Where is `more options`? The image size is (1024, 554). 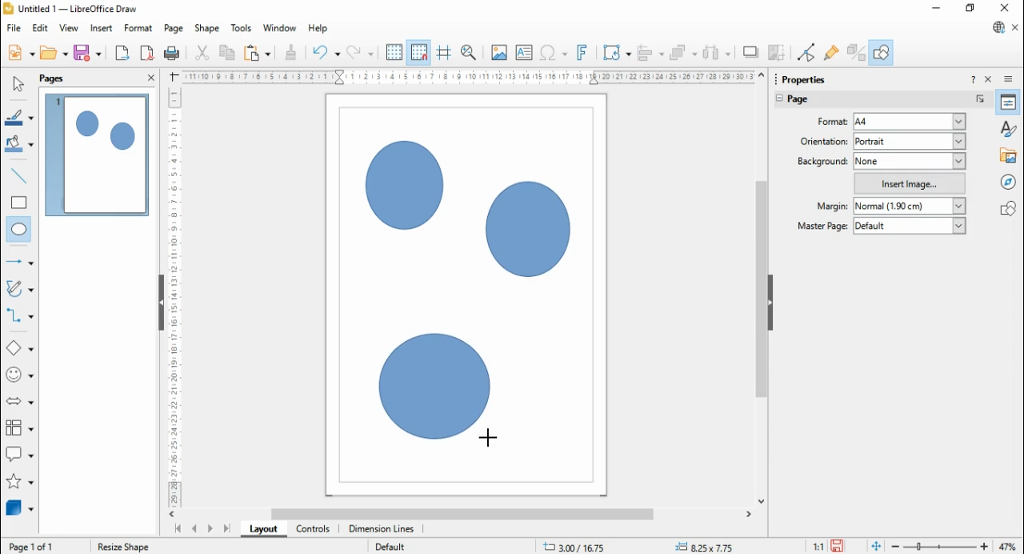 more options is located at coordinates (981, 99).